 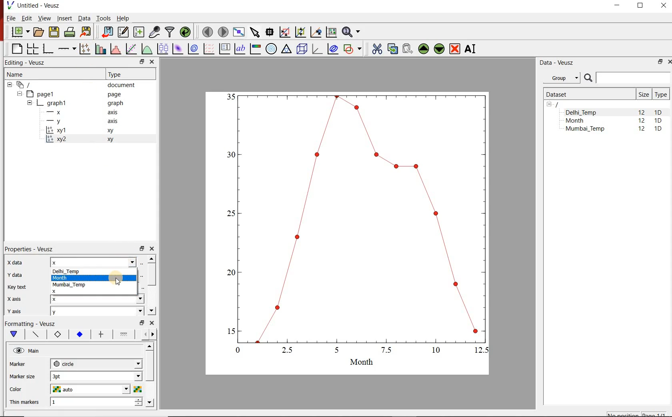 I want to click on restore, so click(x=143, y=322).